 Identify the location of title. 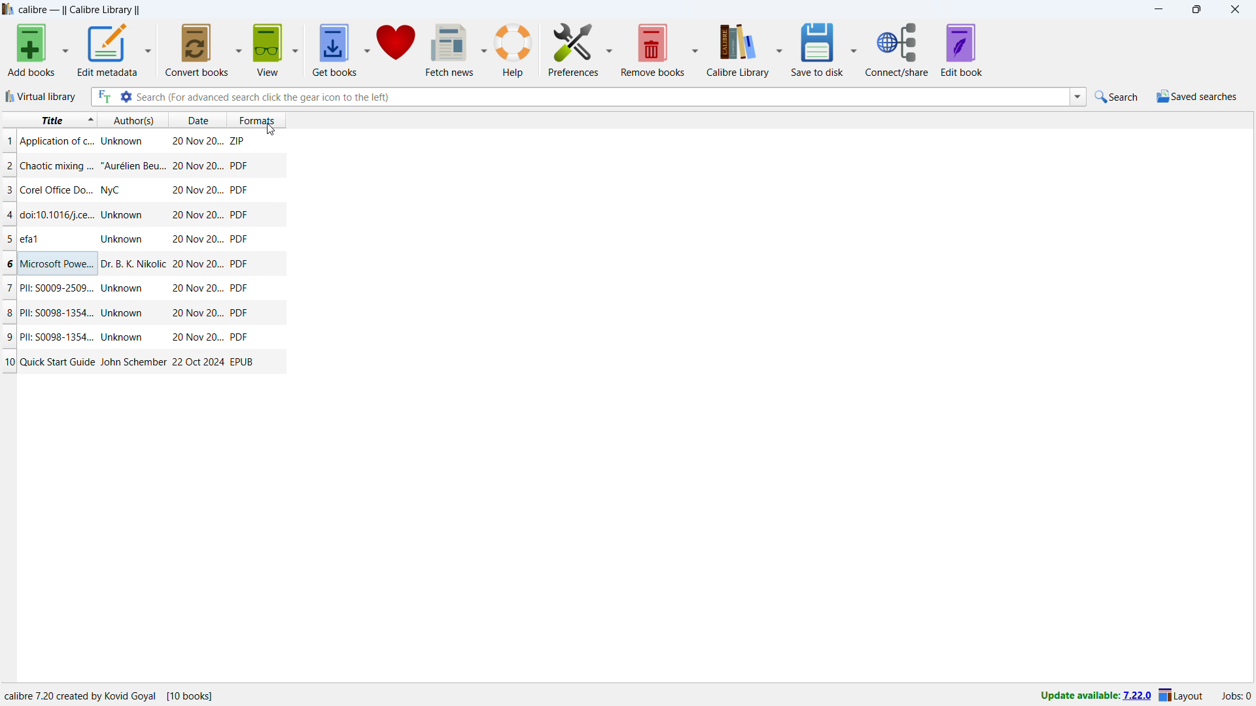
(57, 265).